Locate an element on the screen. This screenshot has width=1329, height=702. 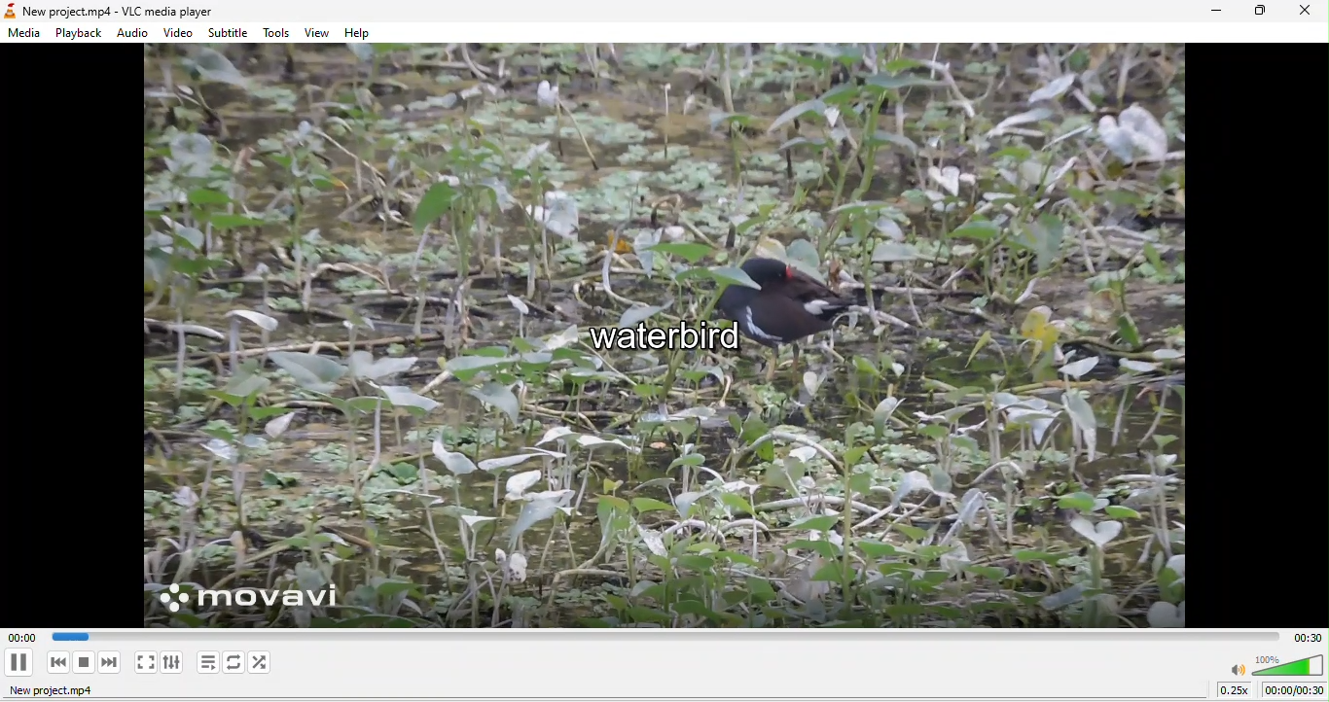
view is located at coordinates (318, 32).